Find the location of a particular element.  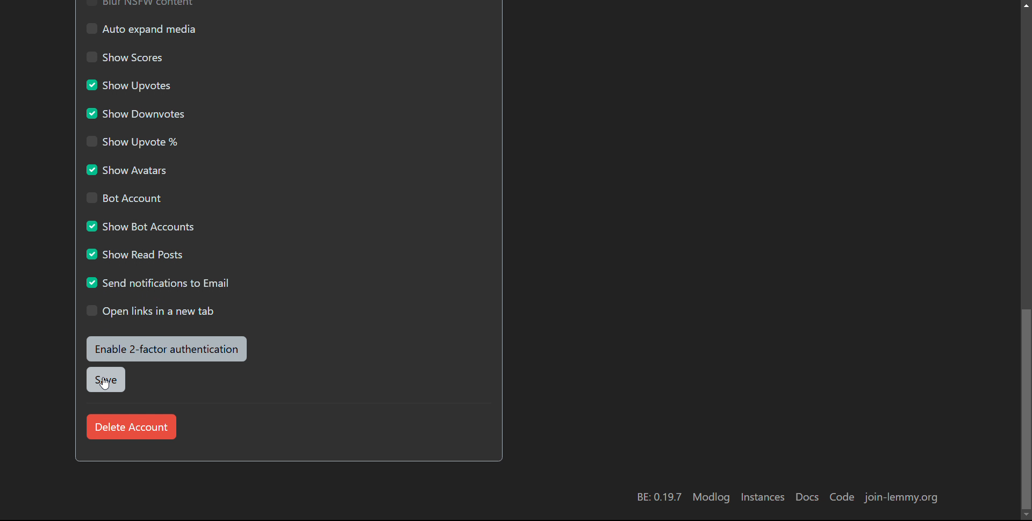

show read posts is located at coordinates (135, 253).